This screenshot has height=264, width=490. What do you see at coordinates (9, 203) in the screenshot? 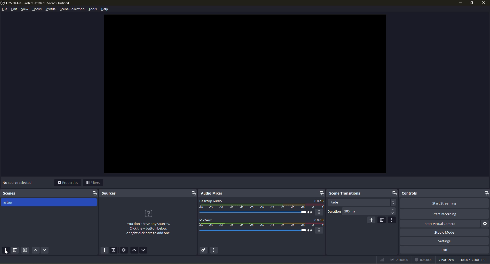
I see `astup` at bounding box center [9, 203].